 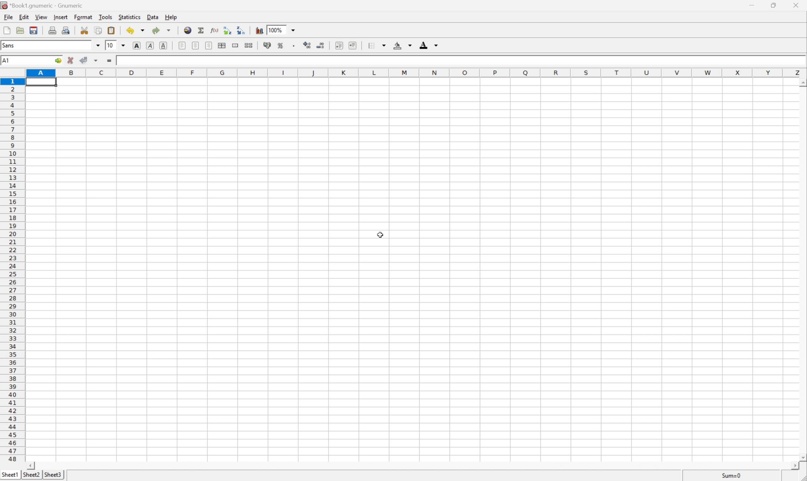 What do you see at coordinates (98, 30) in the screenshot?
I see `Copy selection` at bounding box center [98, 30].